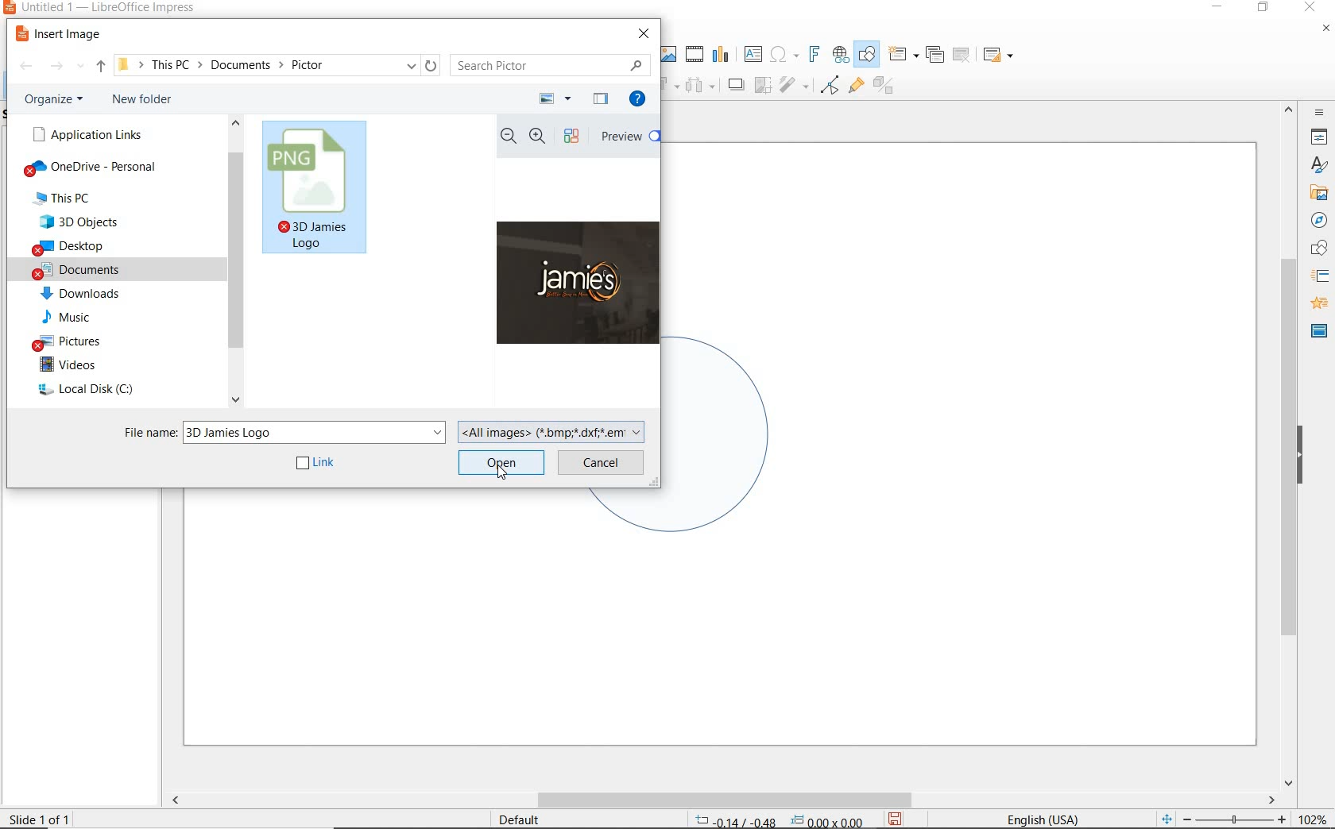  What do you see at coordinates (1310, 8) in the screenshot?
I see `close` at bounding box center [1310, 8].